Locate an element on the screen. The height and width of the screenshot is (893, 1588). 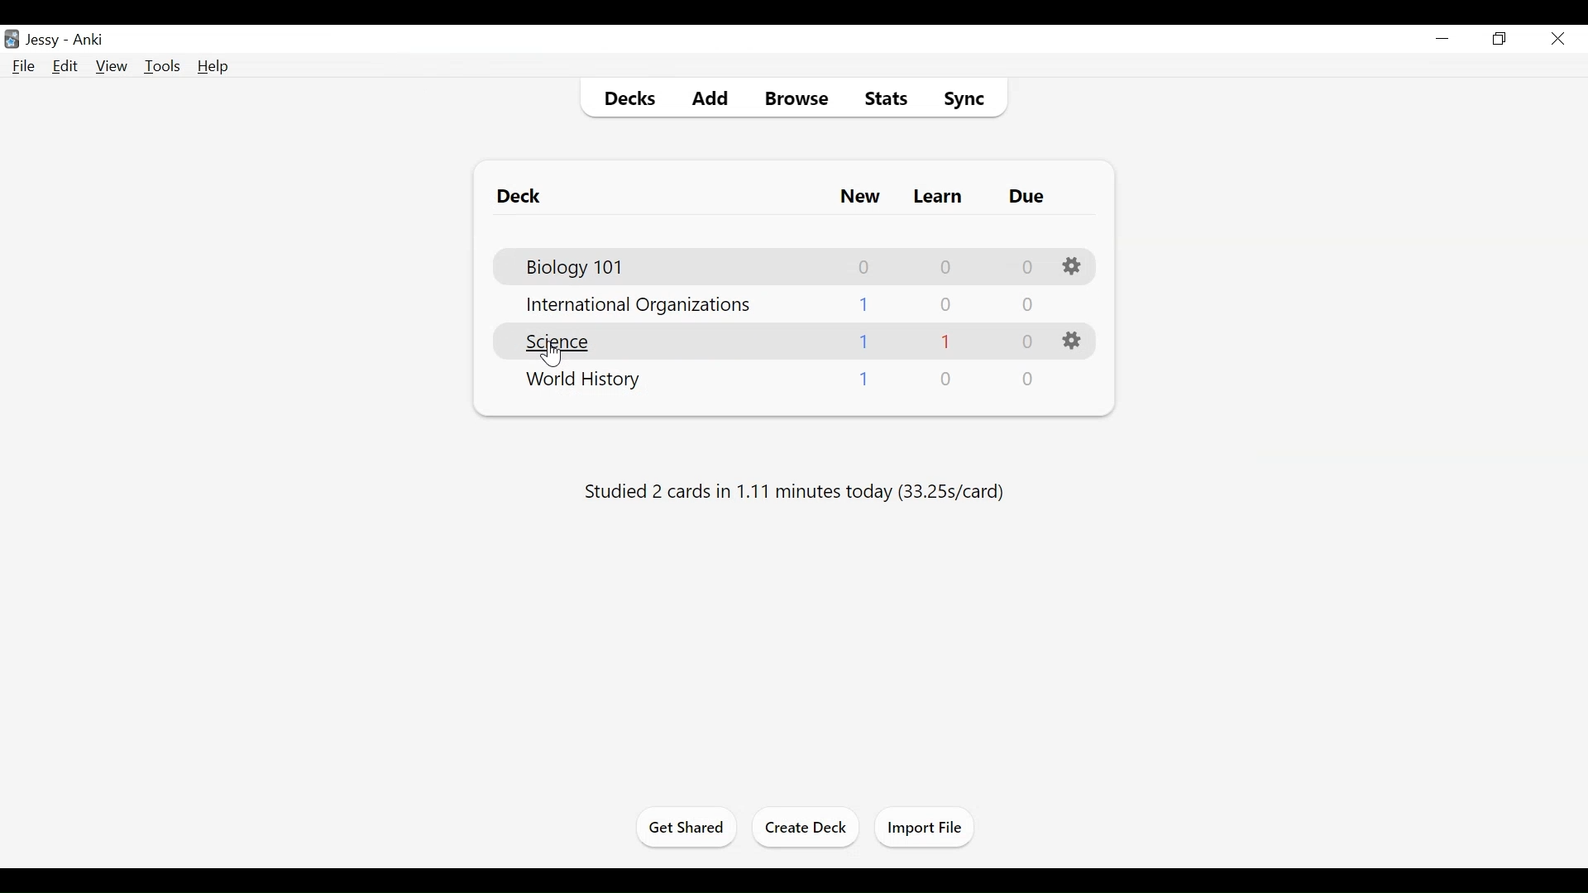
New Cards is located at coordinates (857, 198).